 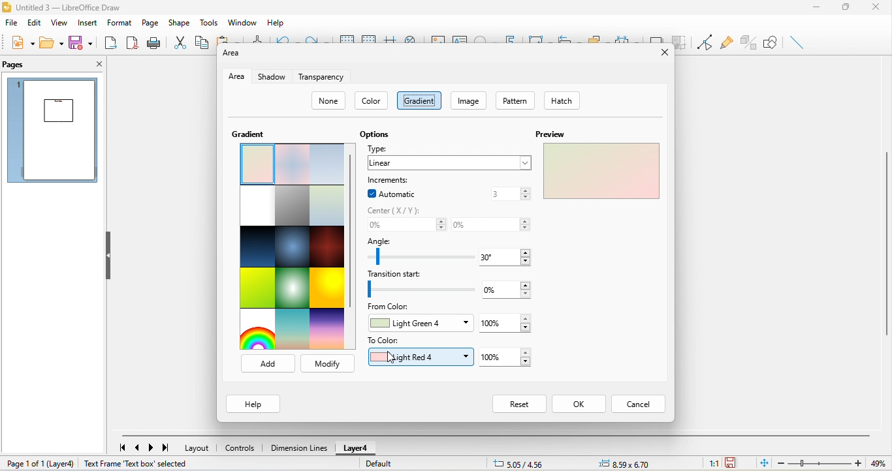 I want to click on mahogany, so click(x=328, y=247).